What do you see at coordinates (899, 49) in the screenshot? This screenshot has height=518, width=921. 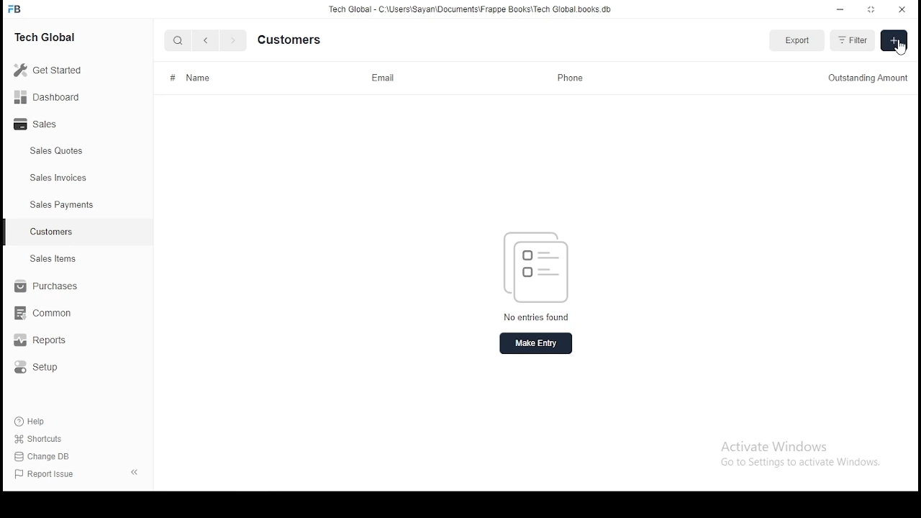 I see `mouse pointer` at bounding box center [899, 49].